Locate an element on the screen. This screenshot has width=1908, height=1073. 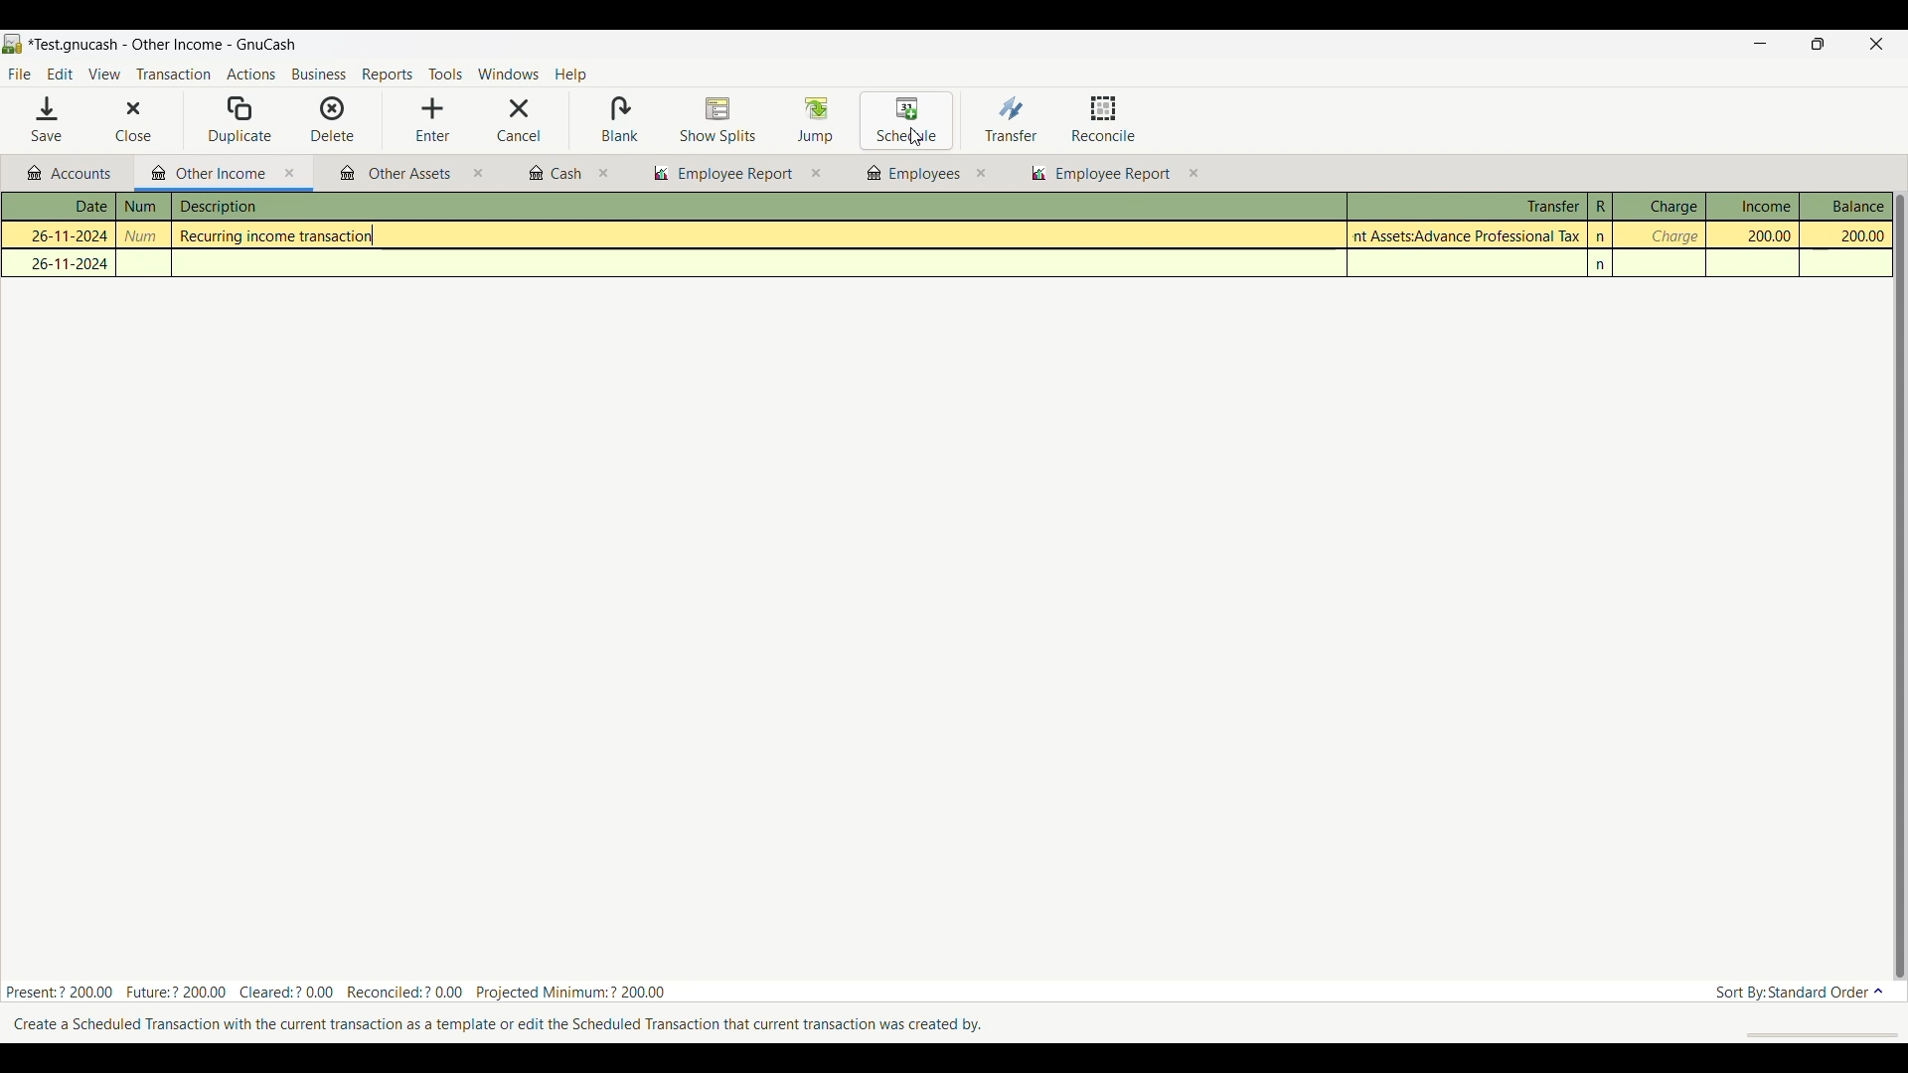
num is located at coordinates (145, 236).